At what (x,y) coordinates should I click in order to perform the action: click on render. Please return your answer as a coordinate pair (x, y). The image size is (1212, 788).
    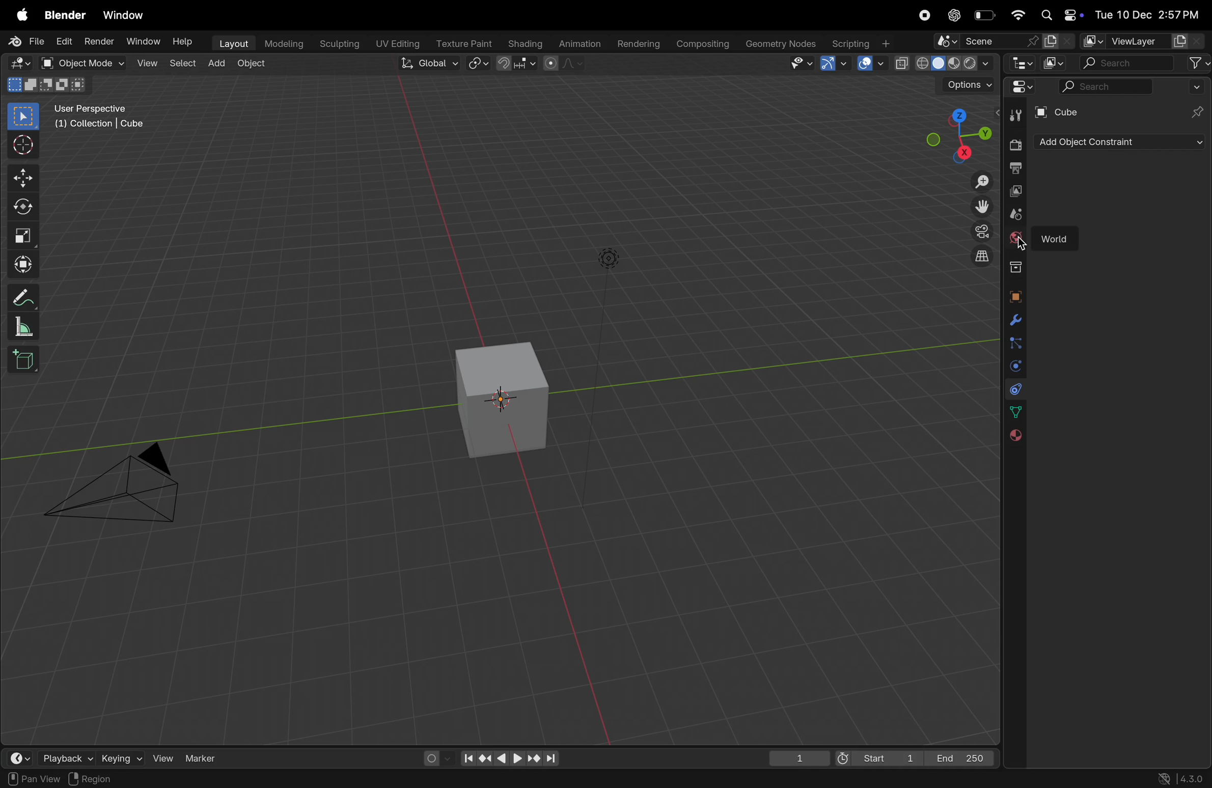
    Looking at the image, I should click on (1014, 145).